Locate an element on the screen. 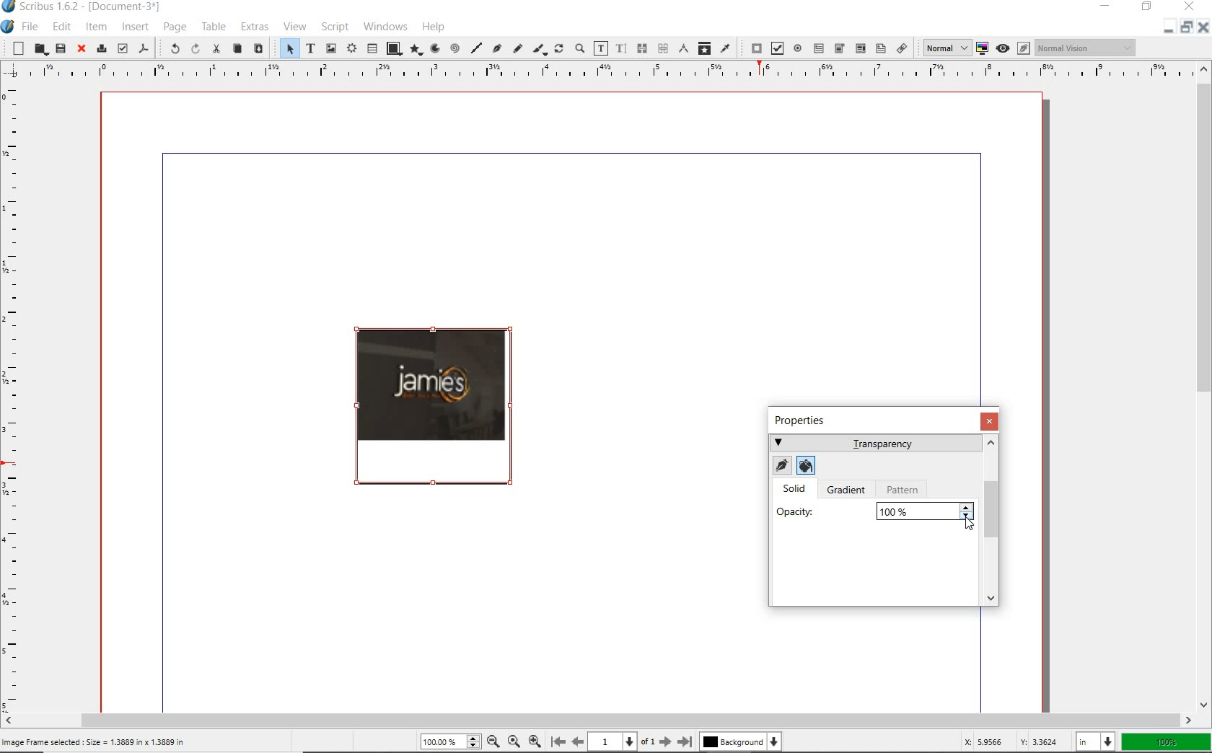 Image resolution: width=1212 pixels, height=753 pixels. coordinates is located at coordinates (1002, 743).